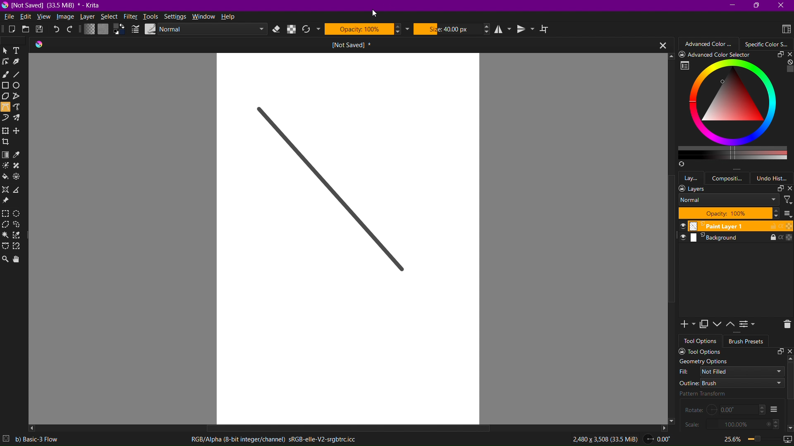 Image resolution: width=794 pixels, height=446 pixels. Describe the element at coordinates (88, 30) in the screenshot. I see `Fill Gradients` at that location.